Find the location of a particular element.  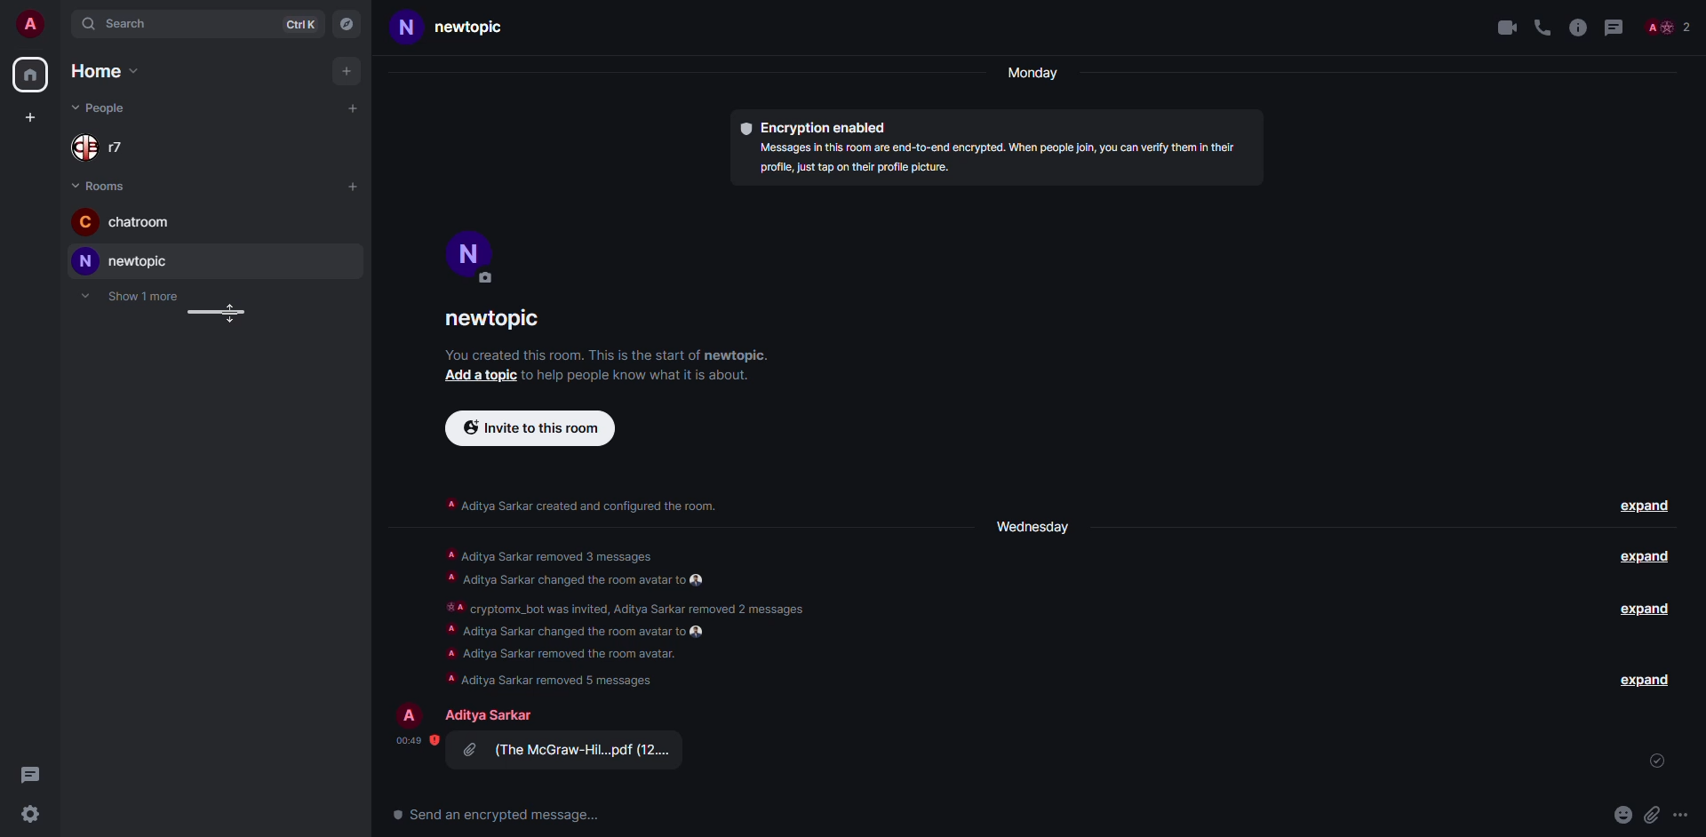

newtopic is located at coordinates (494, 321).